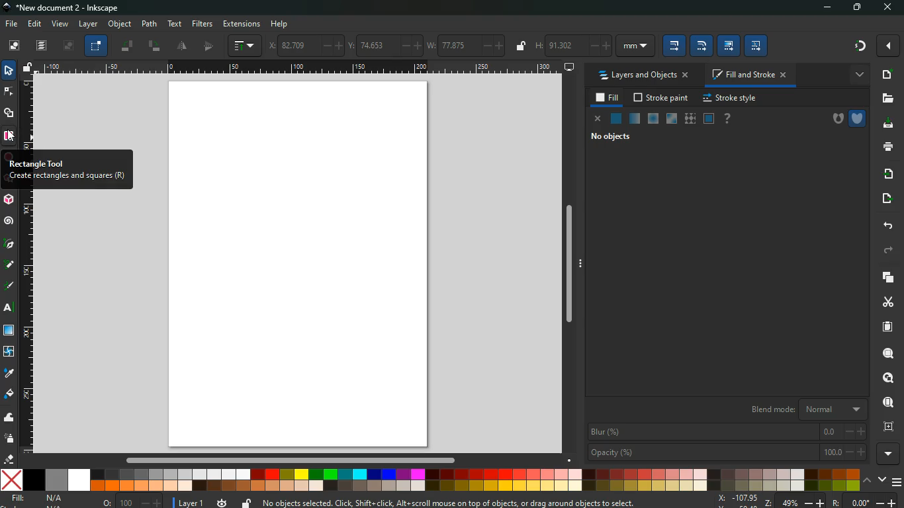  I want to click on lokk, so click(887, 376).